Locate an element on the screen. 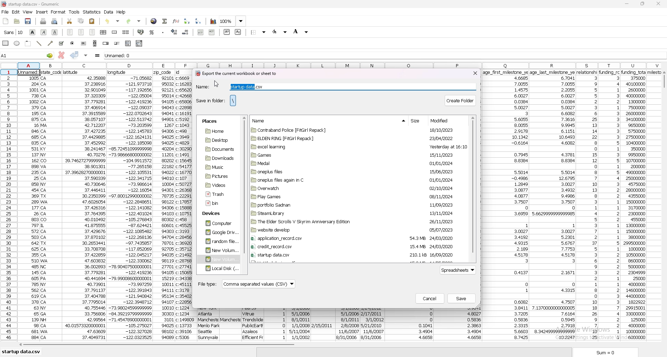 This screenshot has height=357, width=667. cancel changes is located at coordinates (61, 55).